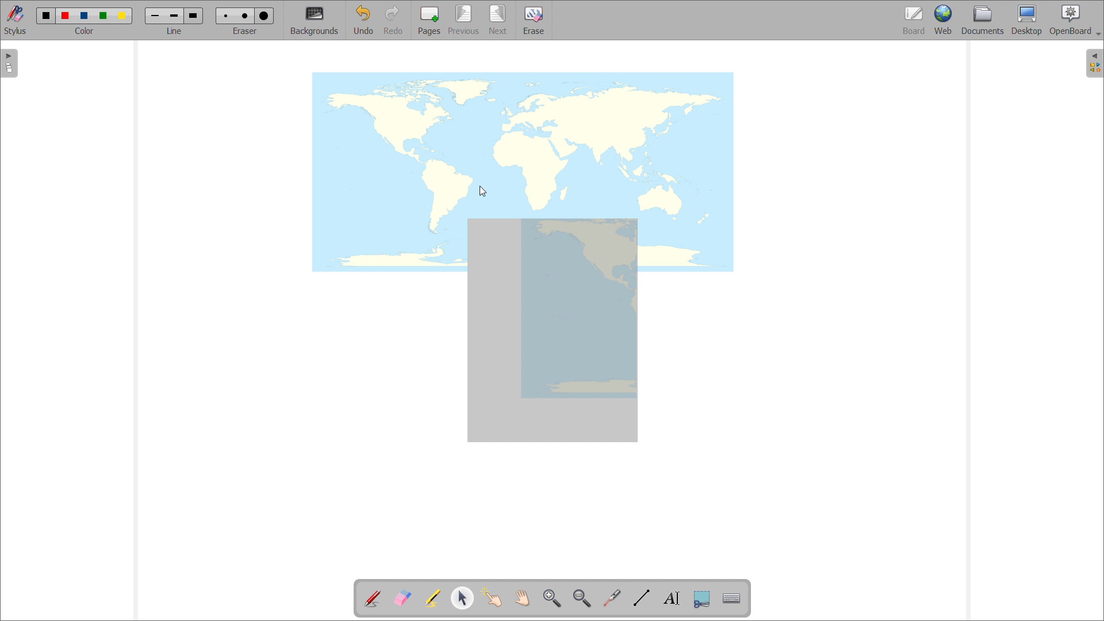 Image resolution: width=1104 pixels, height=621 pixels. I want to click on black, so click(47, 14).